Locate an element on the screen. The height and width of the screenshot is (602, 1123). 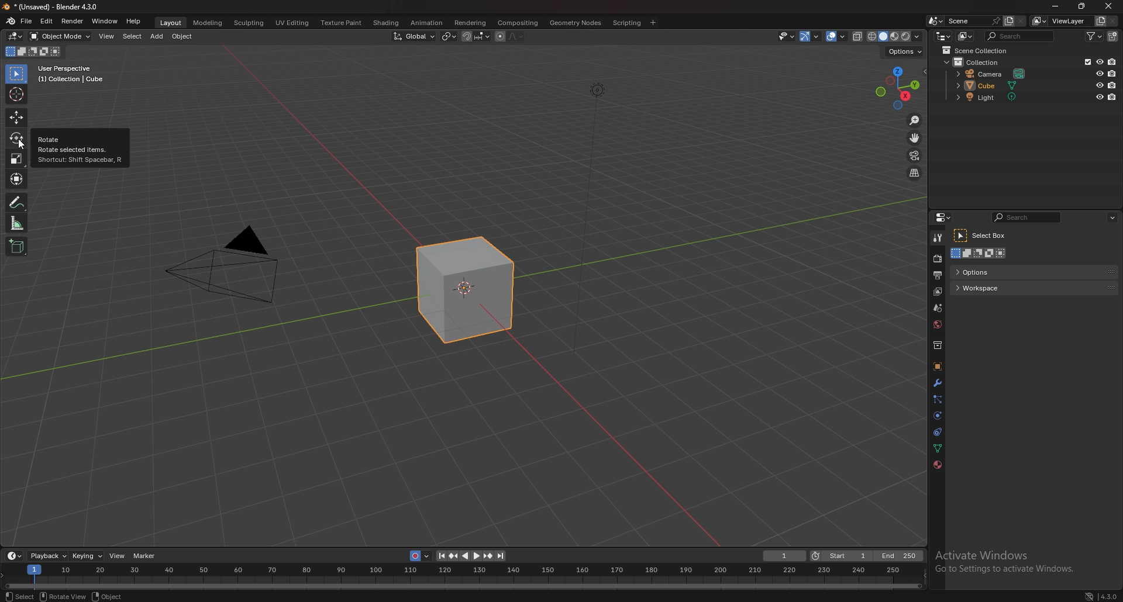
hide in view port is located at coordinates (1100, 61).